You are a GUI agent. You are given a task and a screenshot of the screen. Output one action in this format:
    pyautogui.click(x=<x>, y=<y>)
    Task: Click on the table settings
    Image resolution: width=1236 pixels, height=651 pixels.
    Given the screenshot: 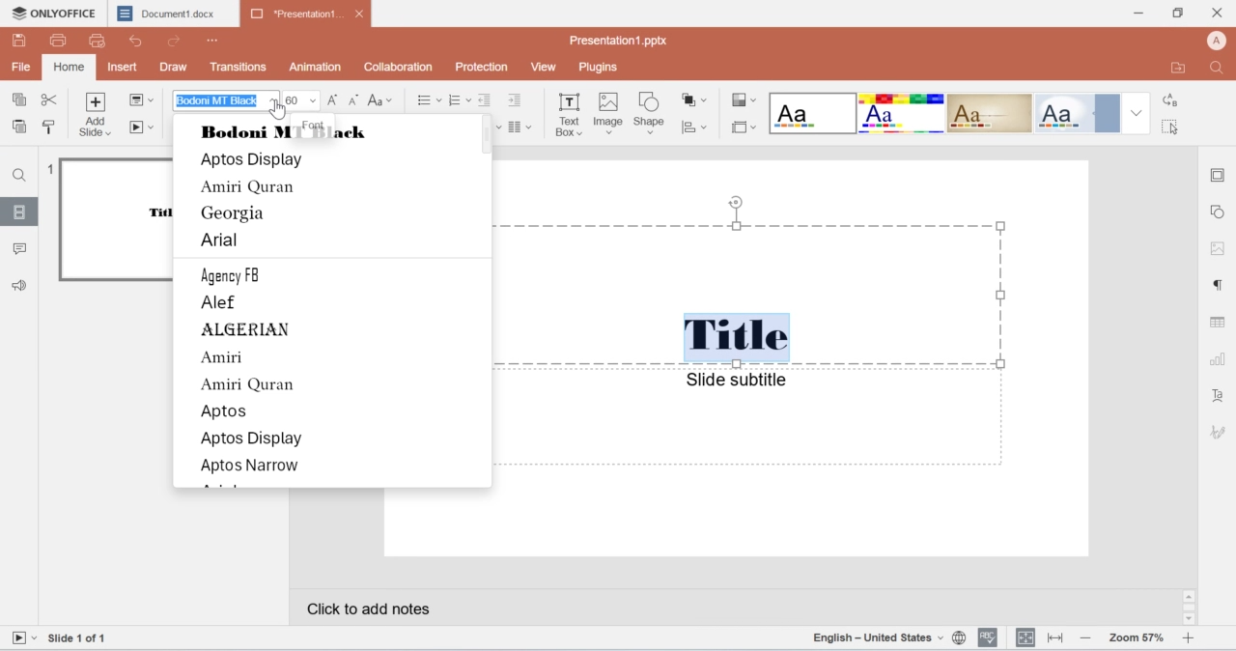 What is the action you would take?
    pyautogui.click(x=1219, y=324)
    